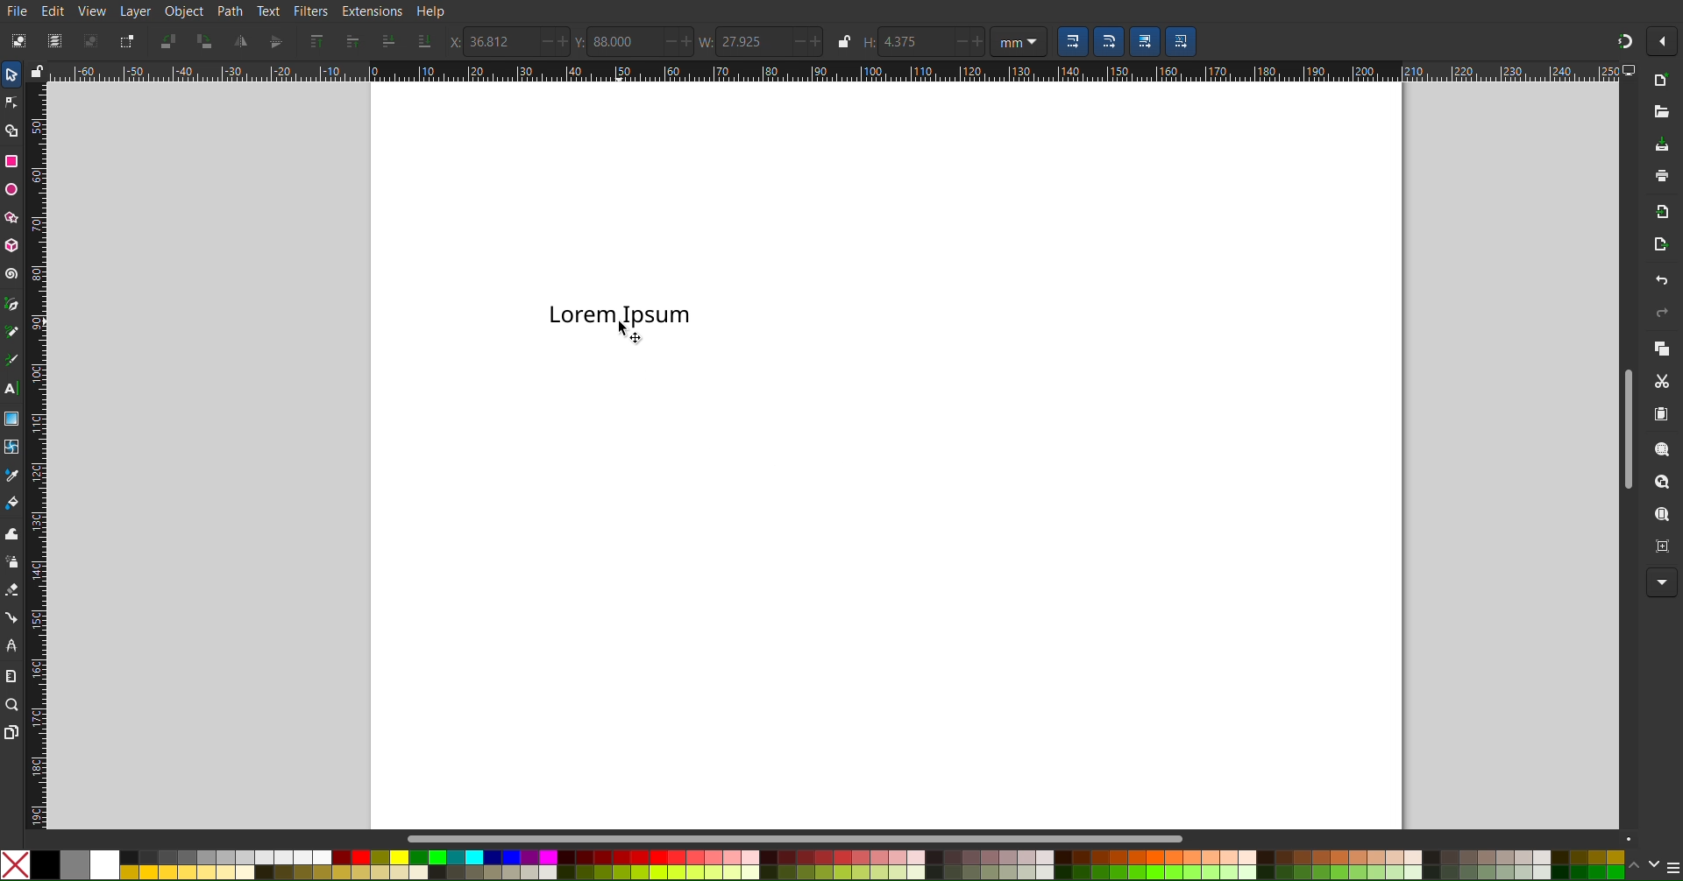  I want to click on Copy, so click(1661, 348).